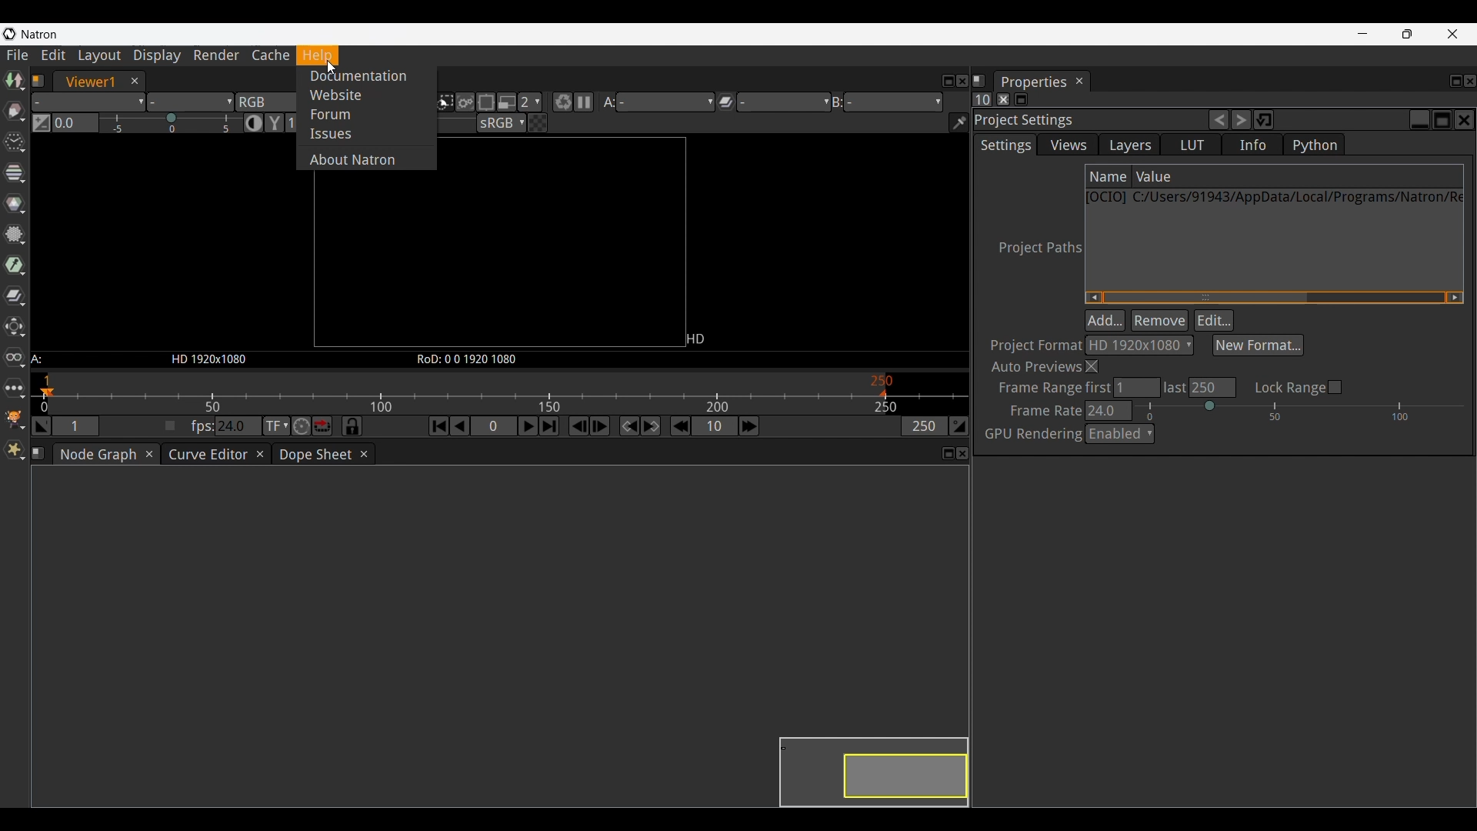 This screenshot has width=1477, height=831. What do you see at coordinates (1456, 82) in the screenshot?
I see `Float properties panel` at bounding box center [1456, 82].